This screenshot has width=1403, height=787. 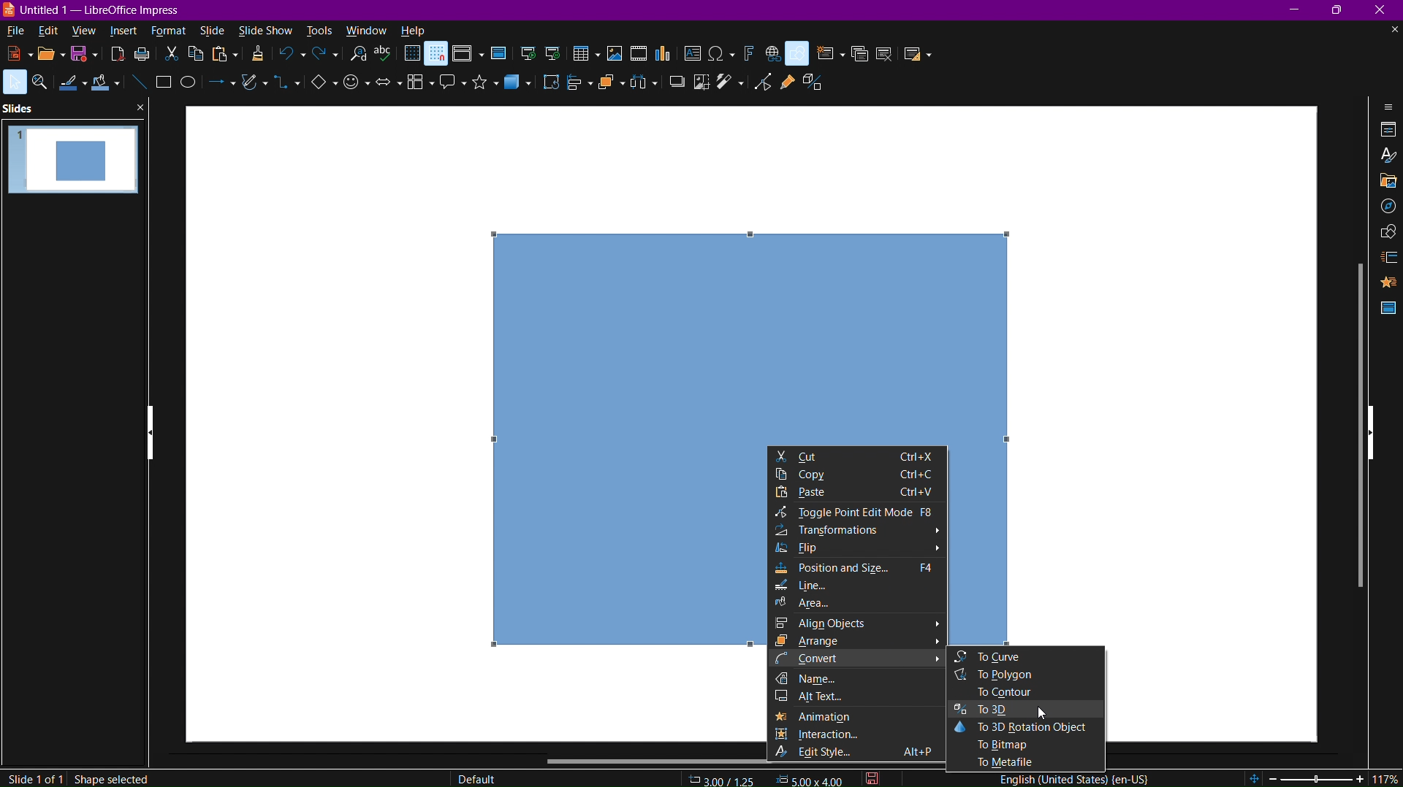 I want to click on Default, so click(x=476, y=777).